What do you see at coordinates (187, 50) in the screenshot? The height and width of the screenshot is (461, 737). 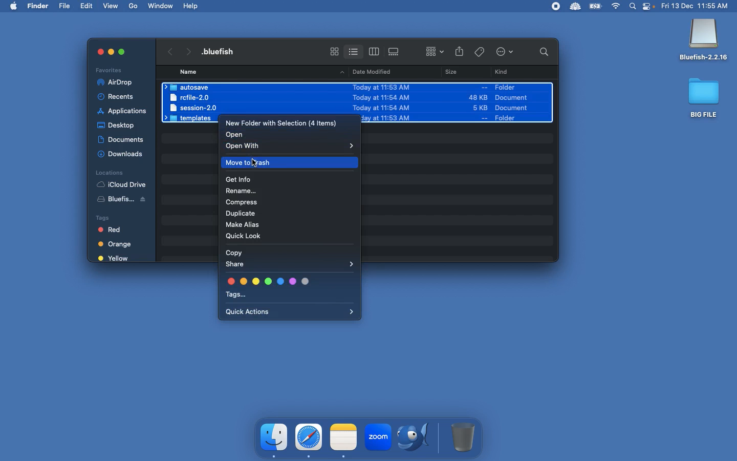 I see `go forward` at bounding box center [187, 50].